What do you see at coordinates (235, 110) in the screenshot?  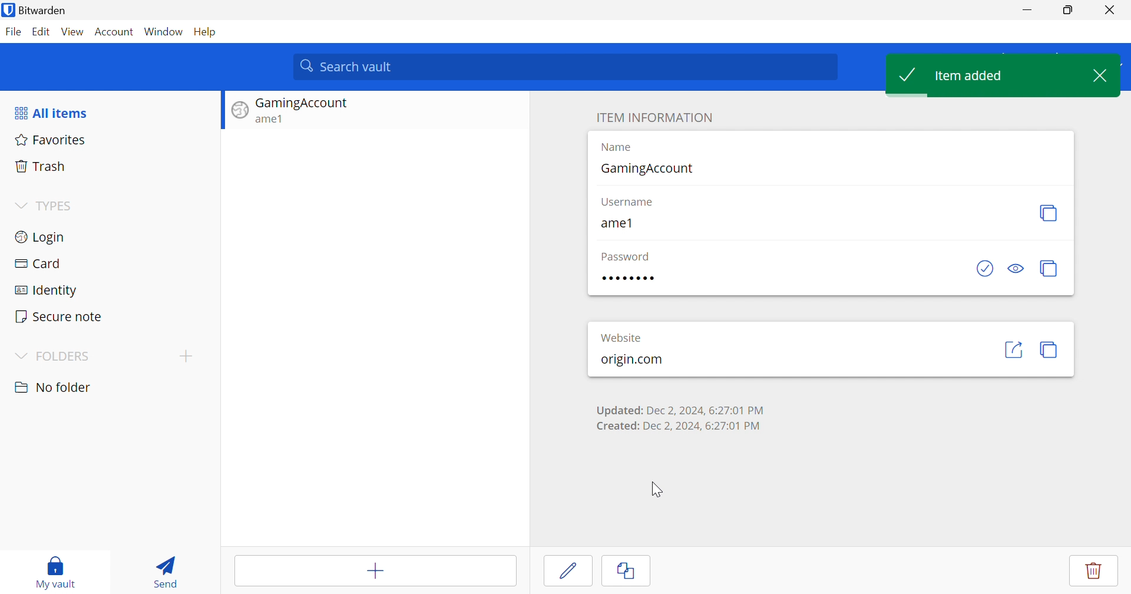 I see `Website logo` at bounding box center [235, 110].